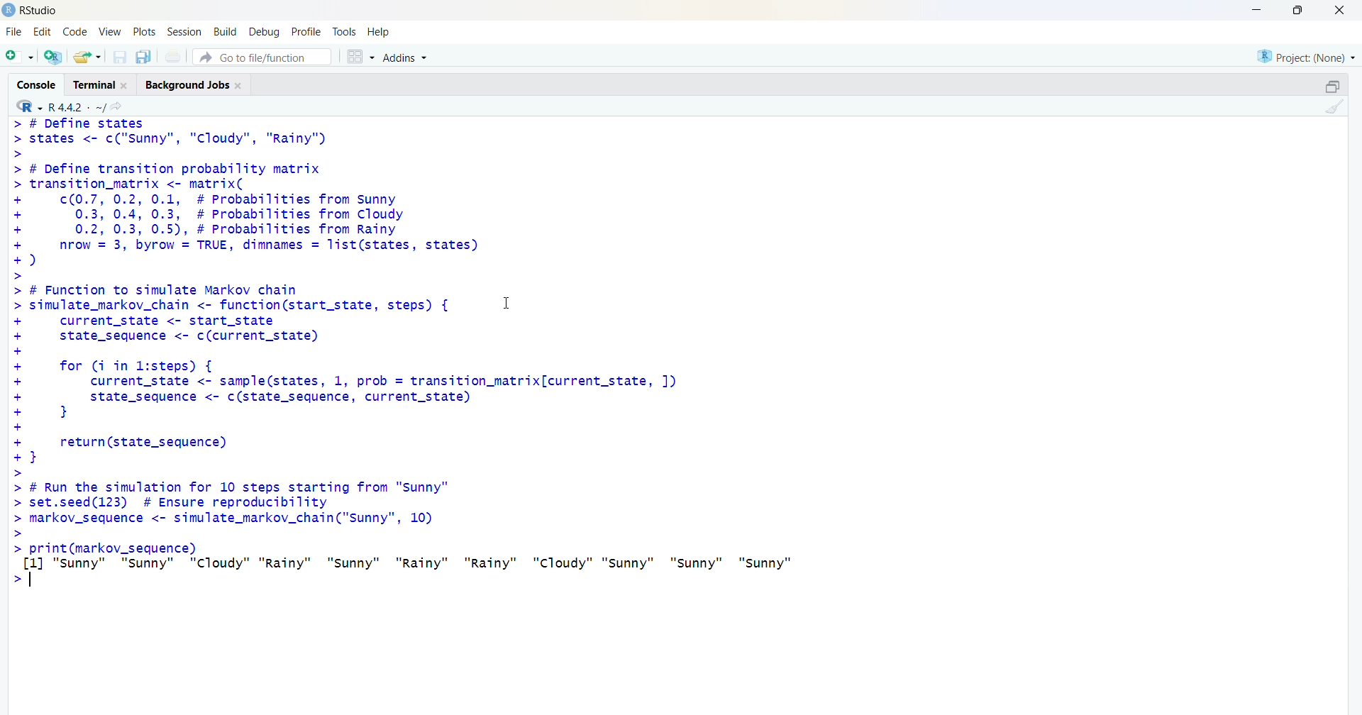  I want to click on console, so click(35, 84).